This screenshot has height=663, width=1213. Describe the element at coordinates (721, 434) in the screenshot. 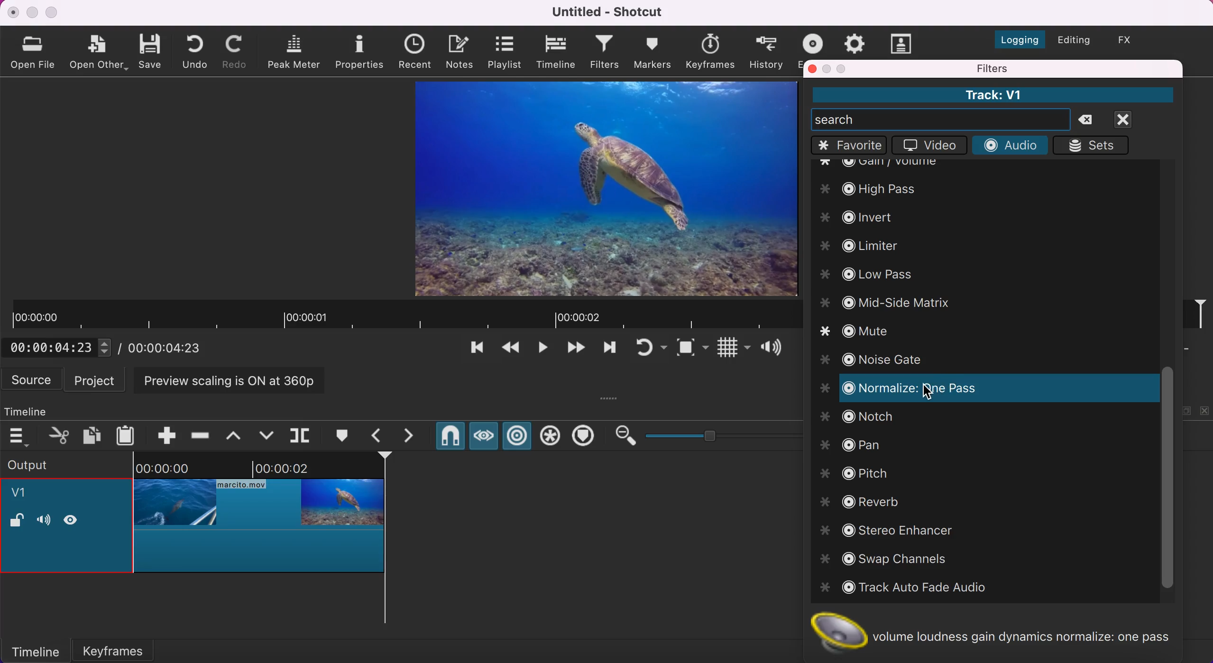

I see `zoom graduation` at that location.